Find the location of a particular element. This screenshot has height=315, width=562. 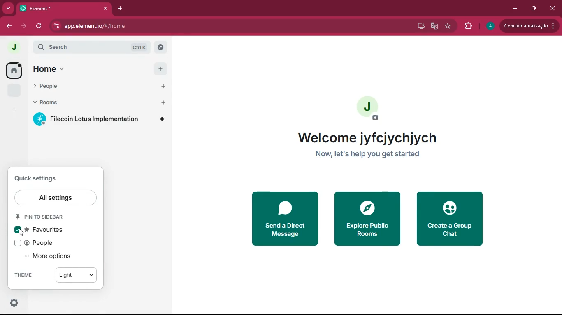

theme is located at coordinates (29, 275).